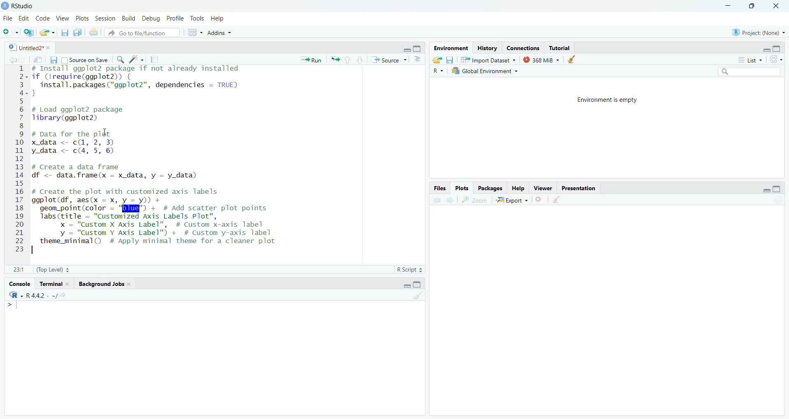 This screenshot has width=789, height=419. Describe the element at coordinates (435, 188) in the screenshot. I see `Files` at that location.